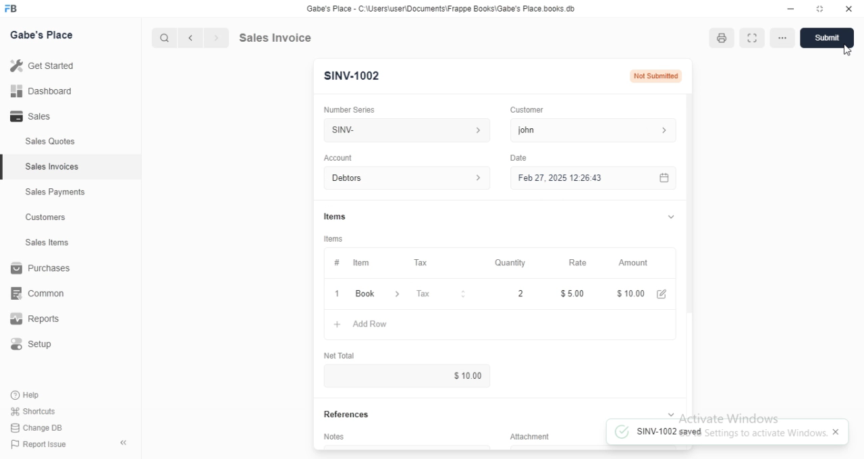  Describe the element at coordinates (337, 263) in the screenshot. I see `#` at that location.